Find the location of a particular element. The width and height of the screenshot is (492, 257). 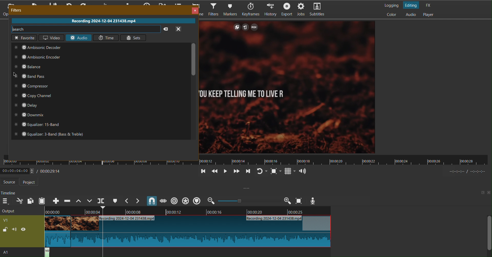

Time is located at coordinates (106, 37).